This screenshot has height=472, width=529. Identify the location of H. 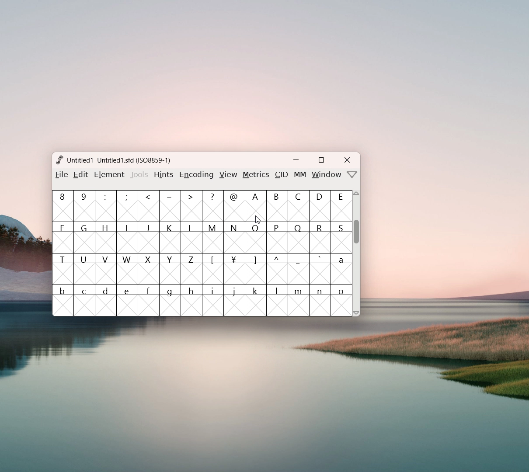
(106, 237).